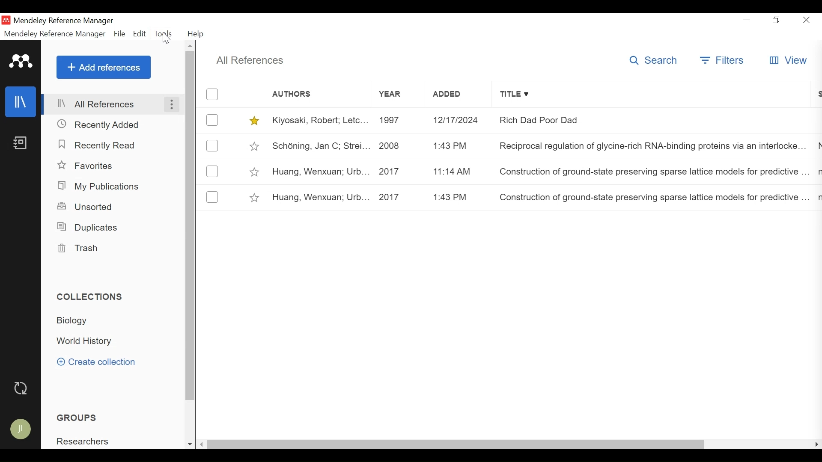 The image size is (822, 462). What do you see at coordinates (307, 95) in the screenshot?
I see `Authors` at bounding box center [307, 95].